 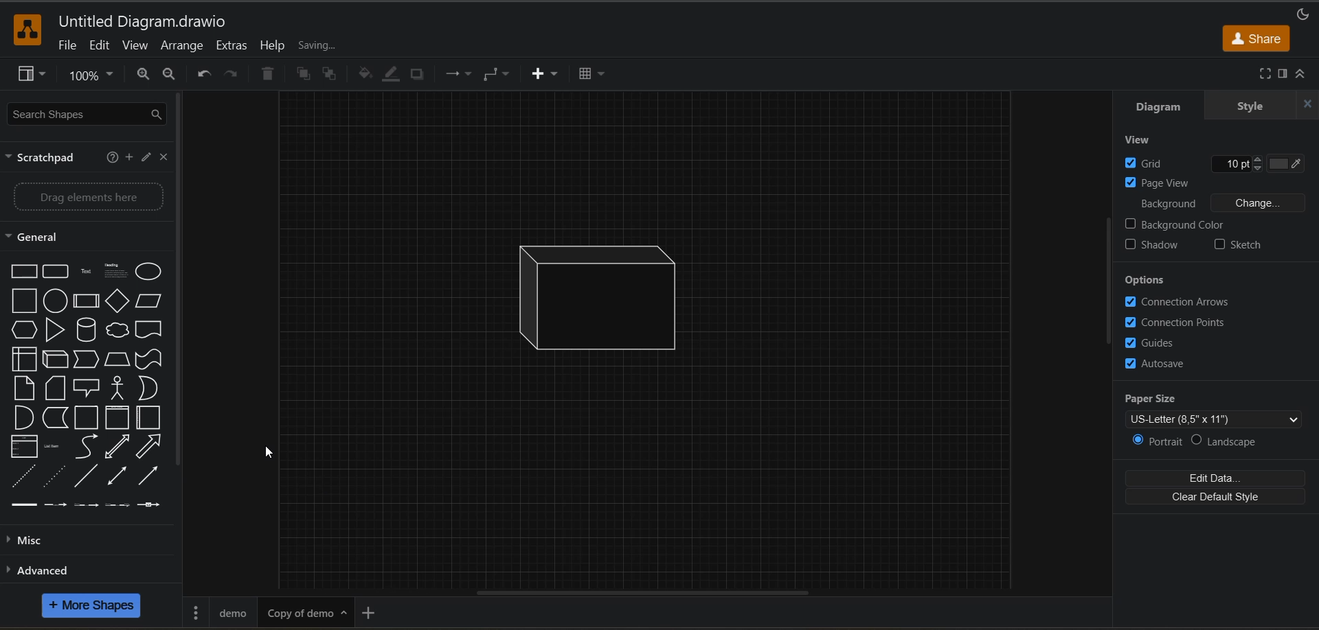 I want to click on all changes saved, so click(x=342, y=48).